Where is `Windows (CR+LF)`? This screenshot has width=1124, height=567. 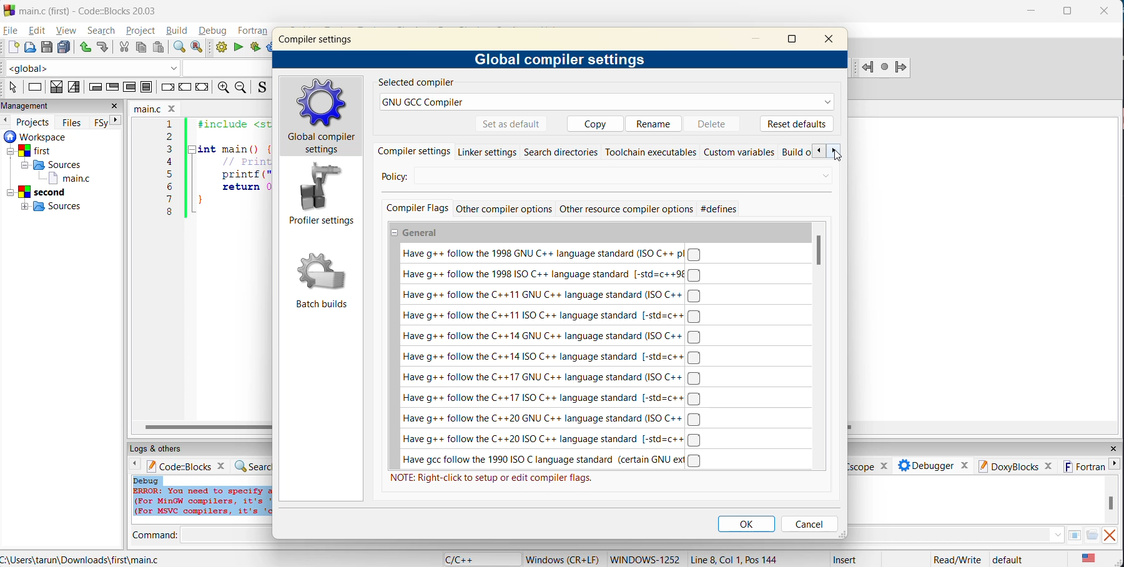
Windows (CR+LF) is located at coordinates (561, 559).